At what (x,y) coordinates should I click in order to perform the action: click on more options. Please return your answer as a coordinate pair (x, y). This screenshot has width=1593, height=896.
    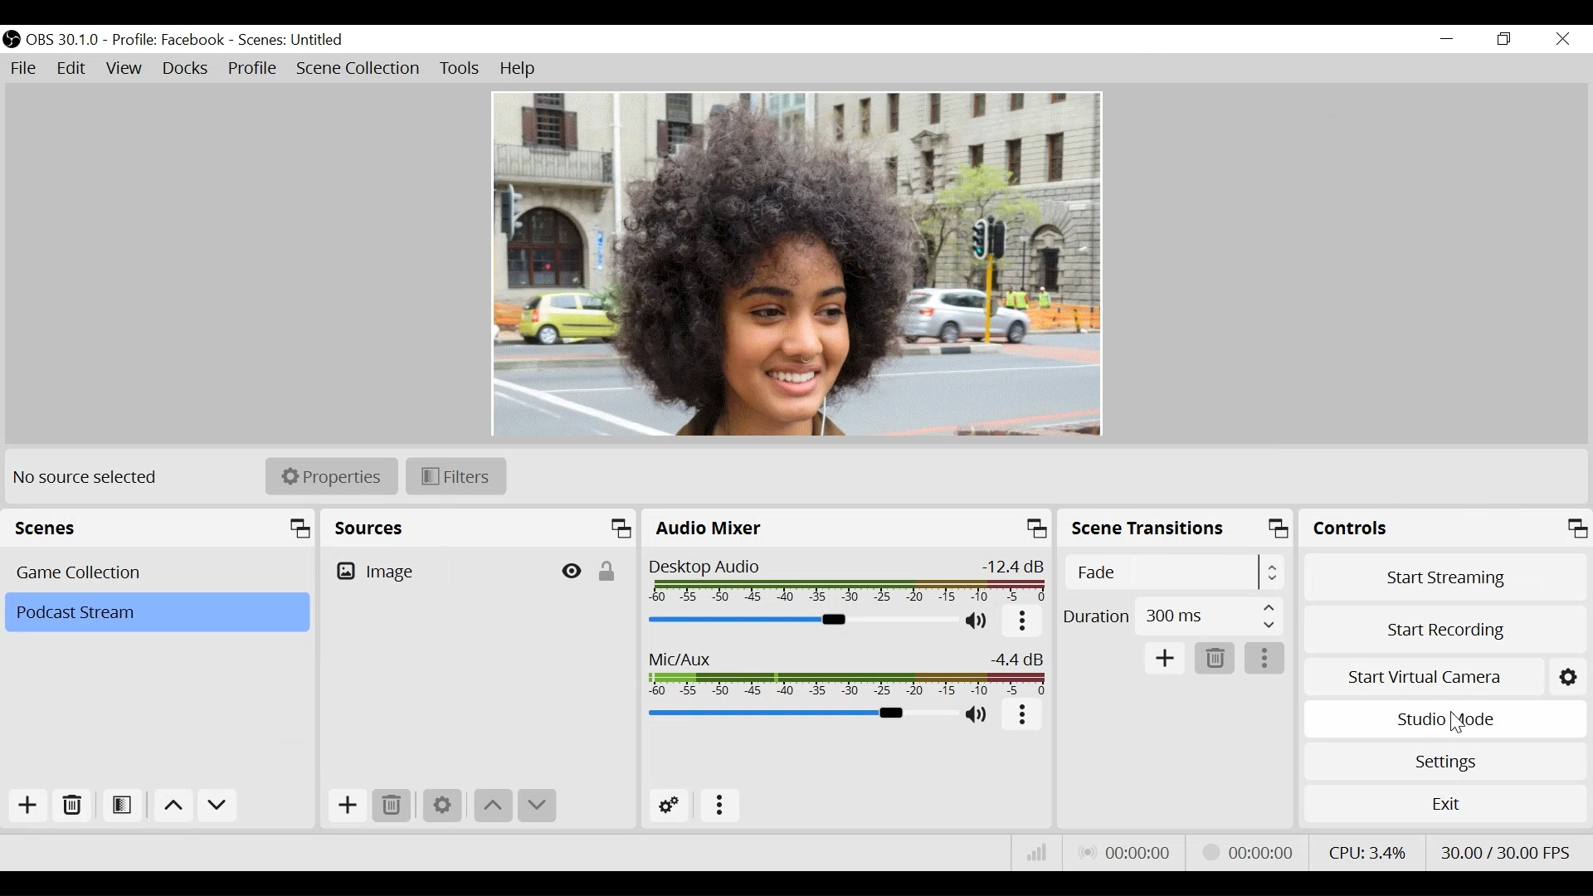
    Looking at the image, I should click on (1266, 658).